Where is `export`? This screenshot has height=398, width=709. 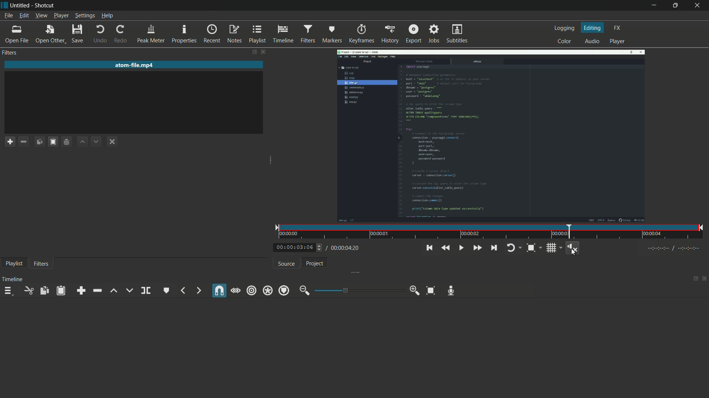
export is located at coordinates (413, 34).